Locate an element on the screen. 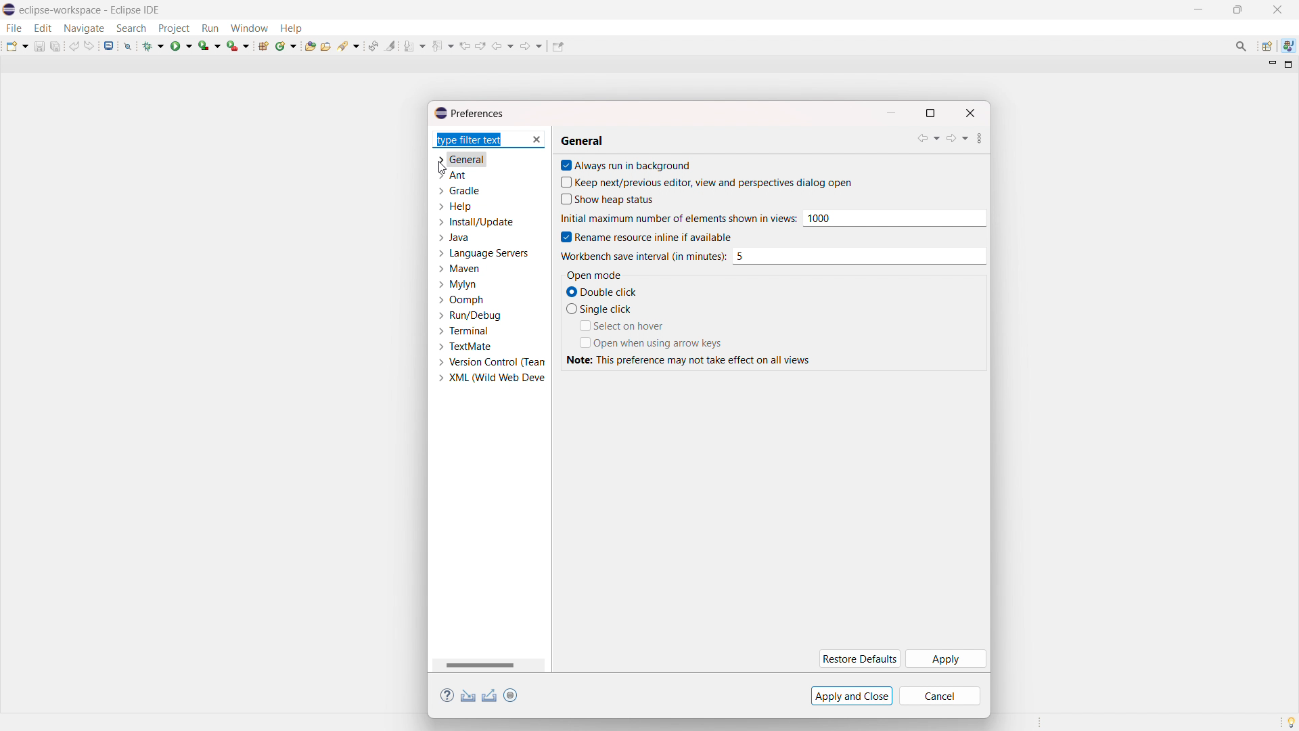 The image size is (1299, 731). search is located at coordinates (350, 45).